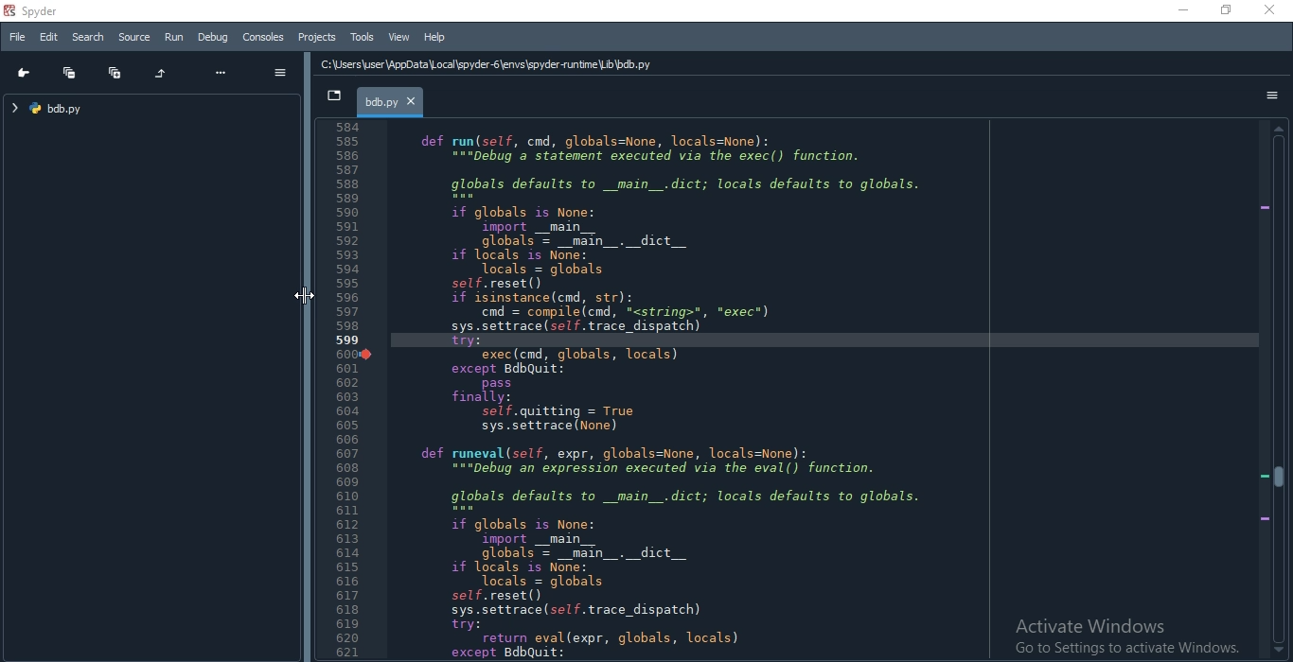 The image size is (1293, 662). What do you see at coordinates (25, 73) in the screenshot?
I see `Go to cursor position` at bounding box center [25, 73].